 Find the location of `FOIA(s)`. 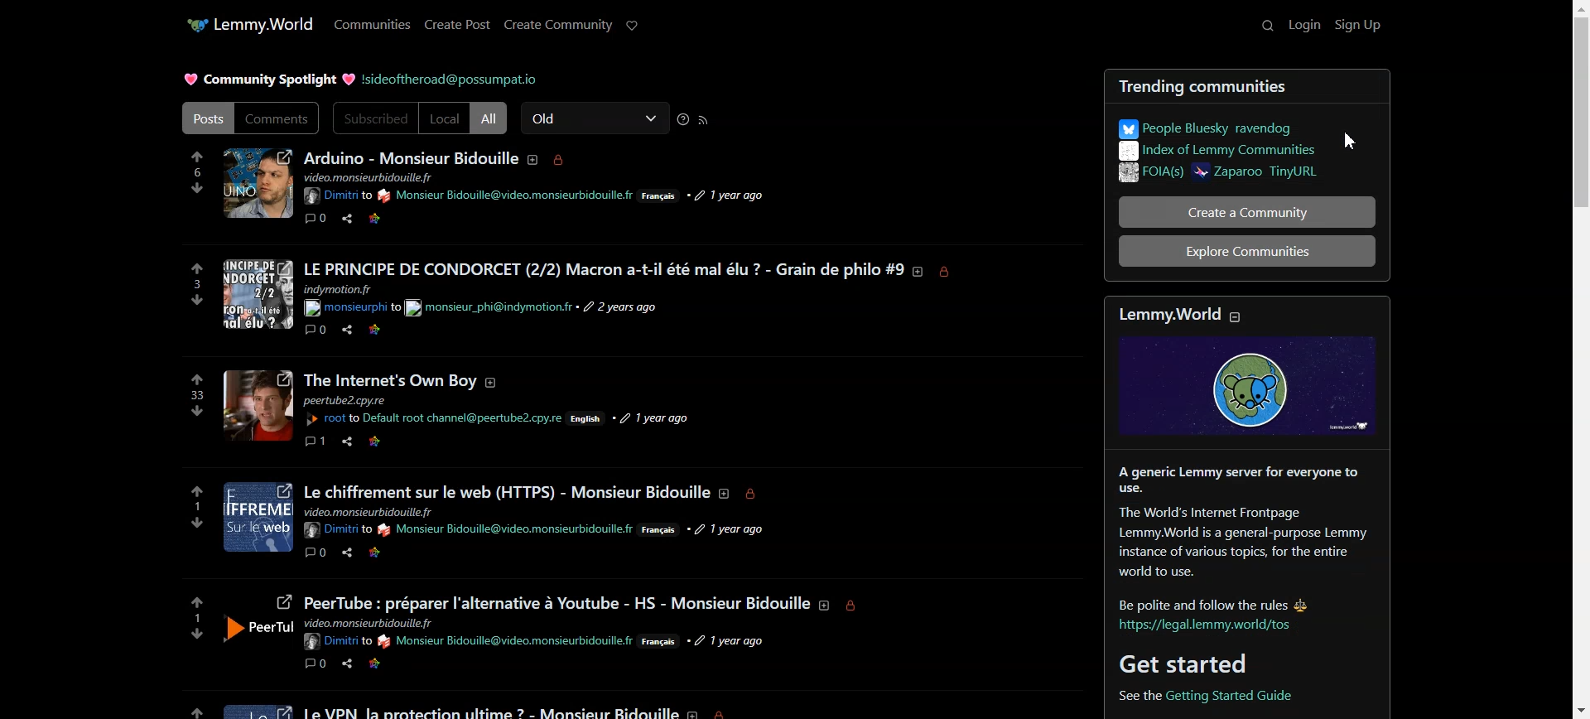

FOIA(s) is located at coordinates (1150, 174).